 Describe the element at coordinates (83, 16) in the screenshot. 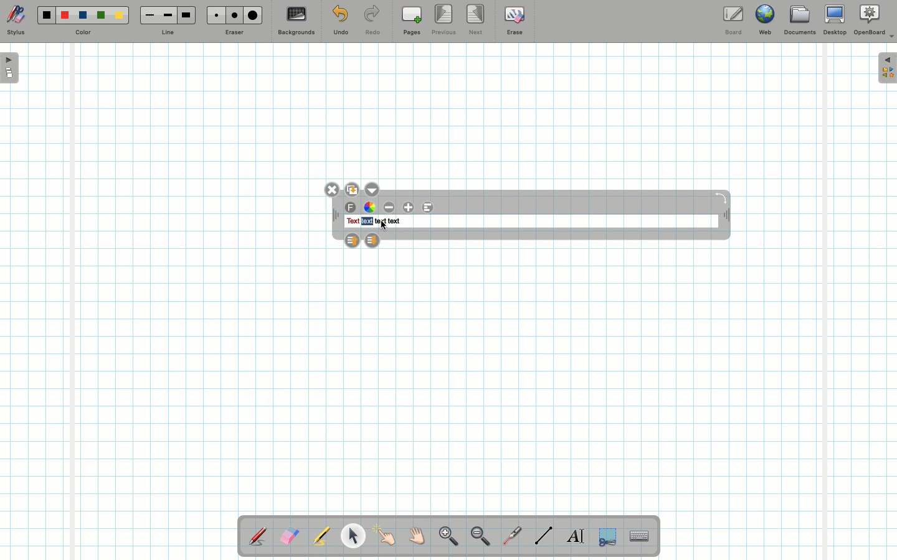

I see `Blue` at that location.